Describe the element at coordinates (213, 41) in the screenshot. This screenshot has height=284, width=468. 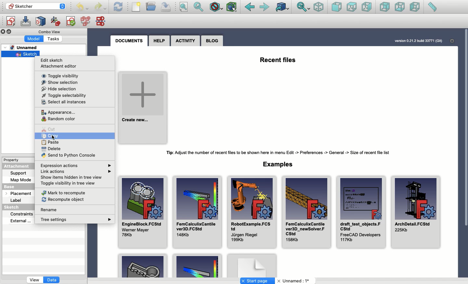
I see `Blog` at that location.